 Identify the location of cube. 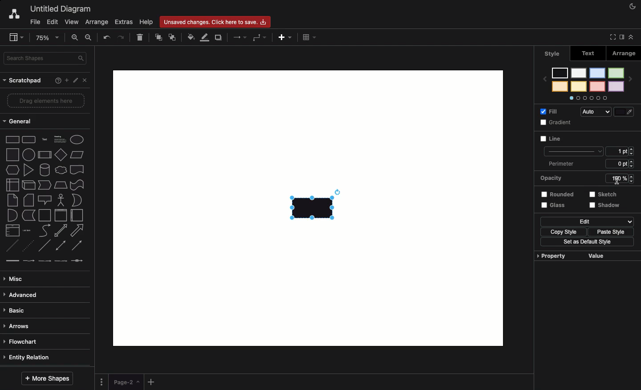
(27, 184).